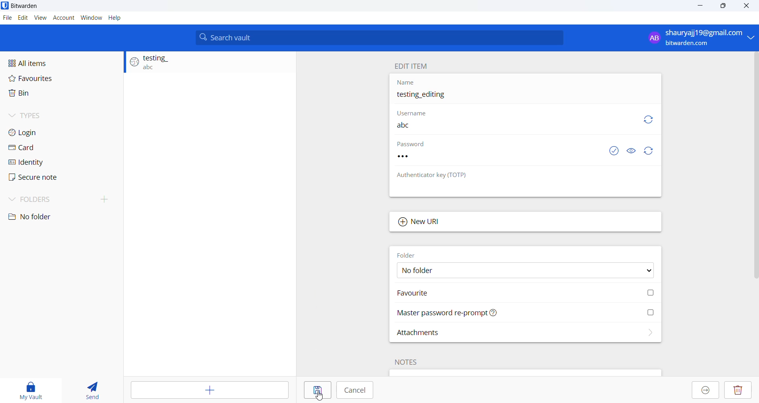 The height and width of the screenshot is (403, 759). Describe the element at coordinates (705, 390) in the screenshot. I see `Move to organization` at that location.